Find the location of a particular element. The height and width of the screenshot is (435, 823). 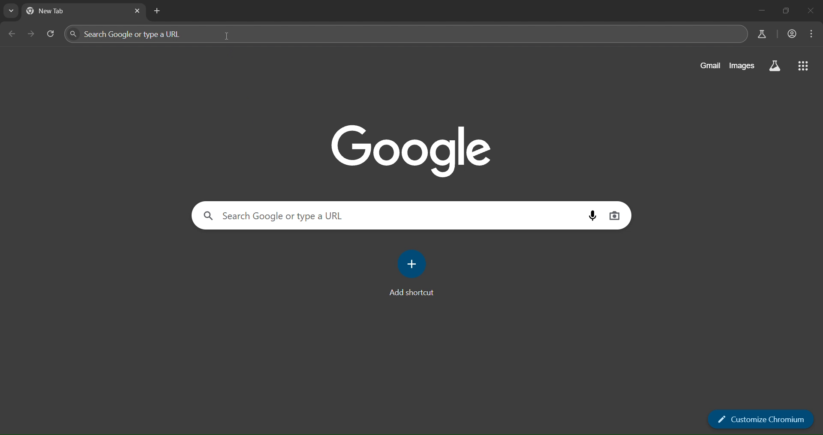

reload page is located at coordinates (53, 34).